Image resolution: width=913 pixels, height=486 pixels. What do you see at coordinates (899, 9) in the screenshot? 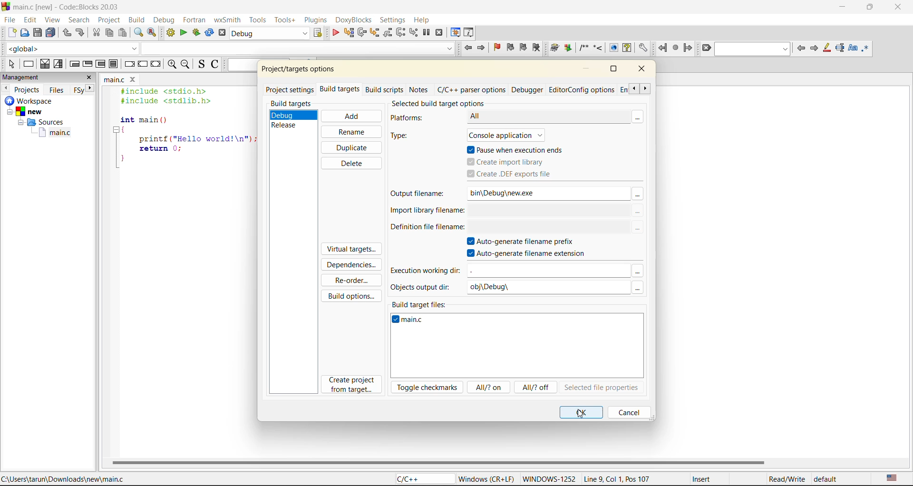
I see `close` at bounding box center [899, 9].